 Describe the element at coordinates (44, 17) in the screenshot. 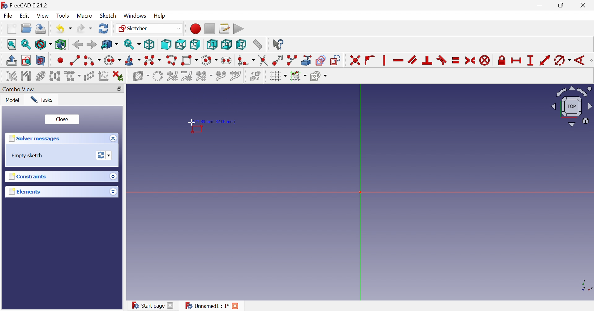

I see `View` at that location.